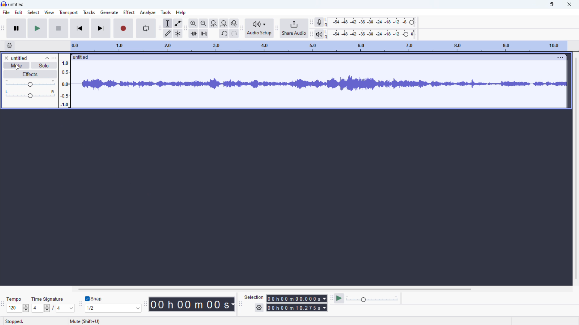 The height and width of the screenshot is (325, 579). I want to click on horizontal scrollbar, so click(274, 289).